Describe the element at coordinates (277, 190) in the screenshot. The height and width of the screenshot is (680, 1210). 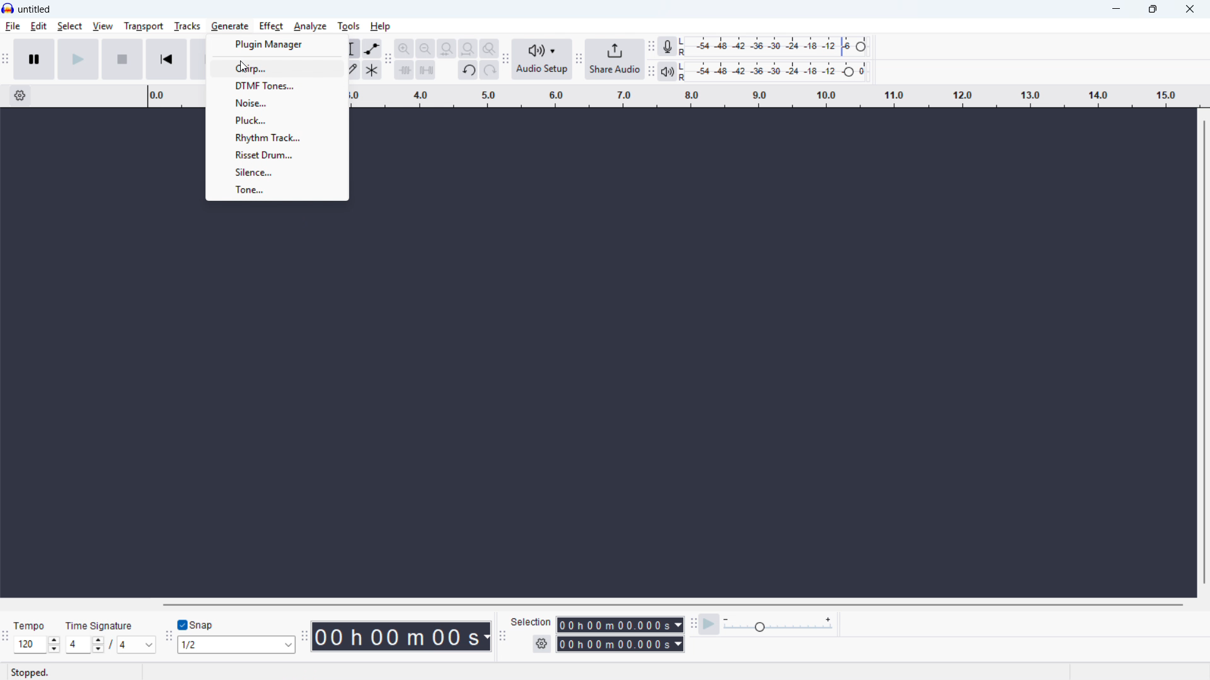
I see `Tone ` at that location.